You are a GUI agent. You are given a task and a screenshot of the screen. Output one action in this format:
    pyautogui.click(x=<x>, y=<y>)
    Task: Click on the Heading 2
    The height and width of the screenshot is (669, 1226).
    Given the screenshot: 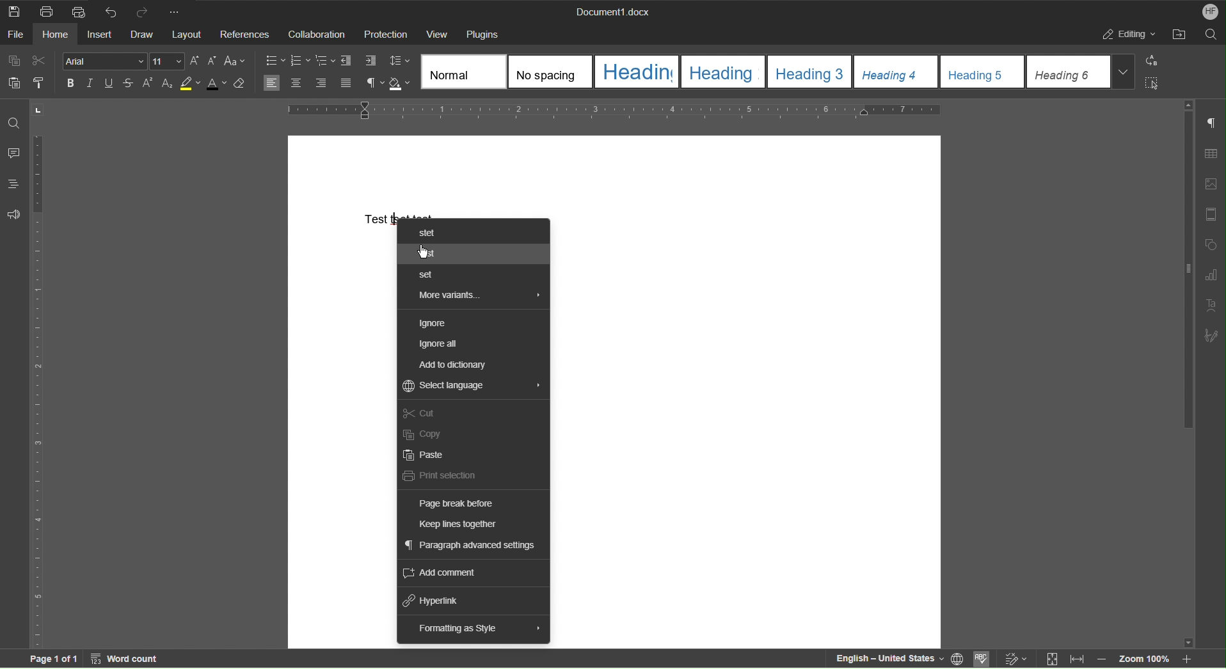 What is the action you would take?
    pyautogui.click(x=723, y=71)
    